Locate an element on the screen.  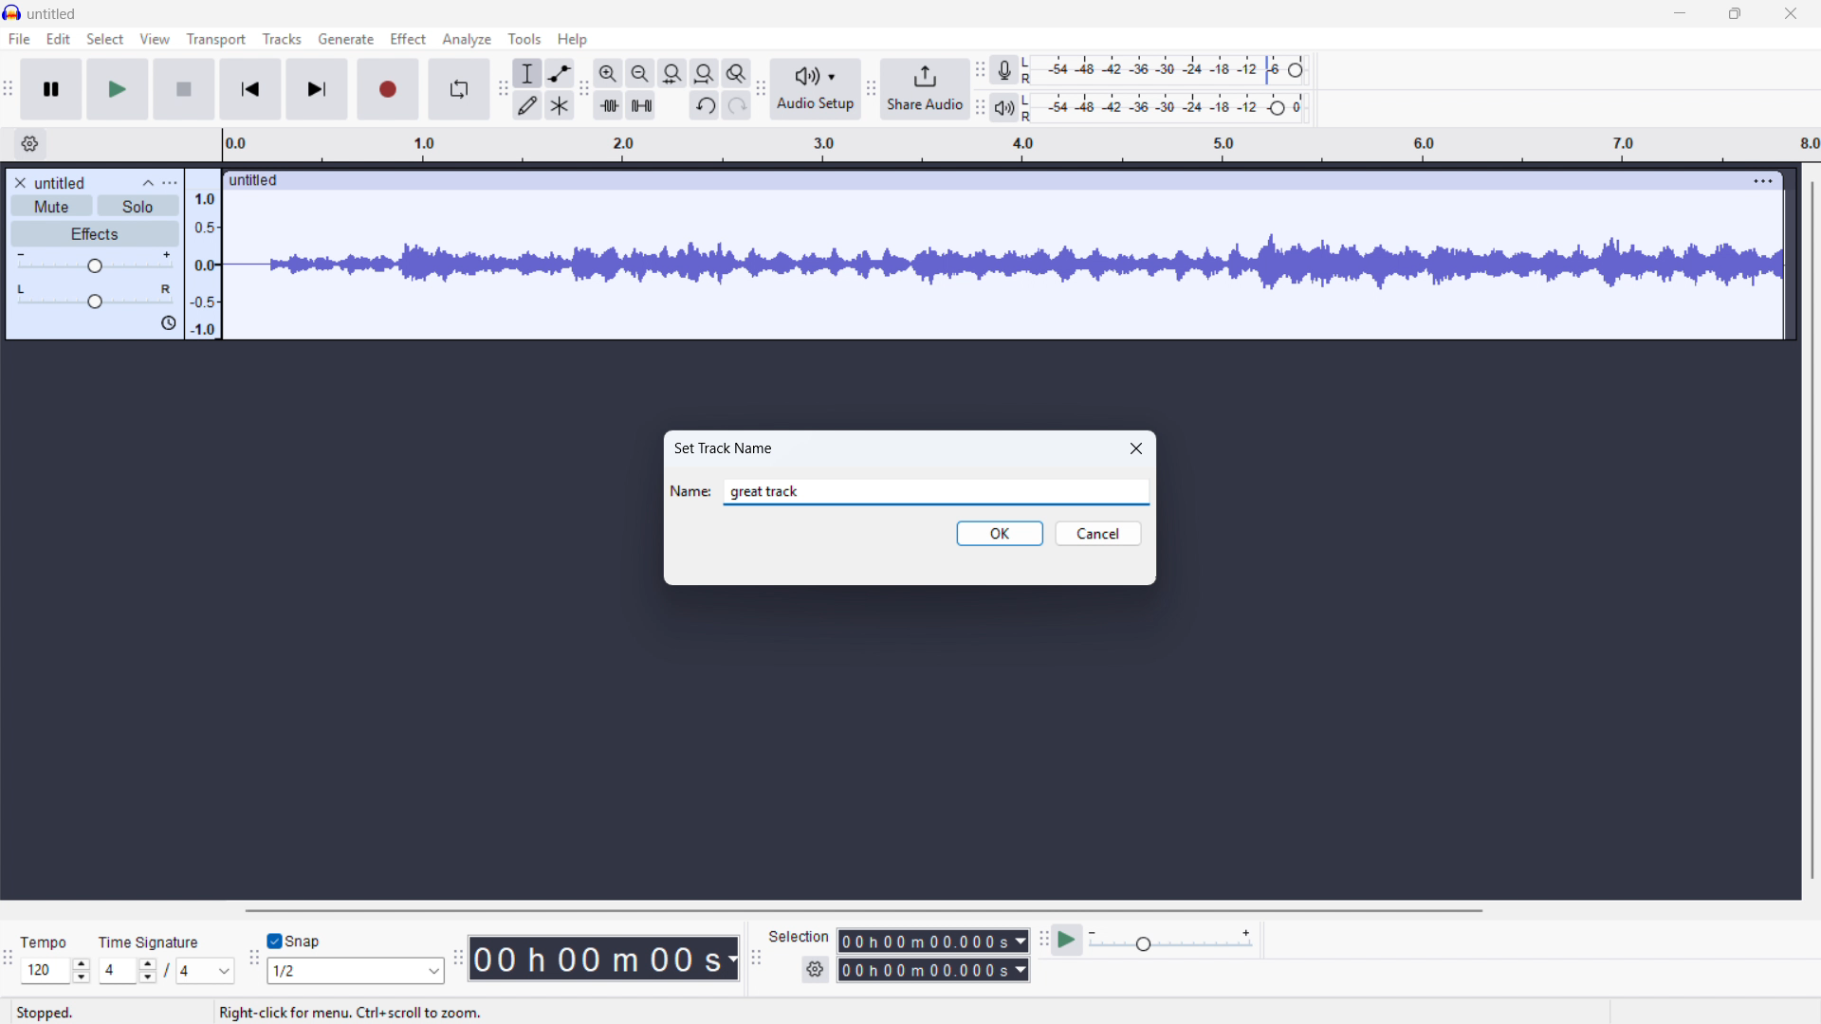
Selection end time is located at coordinates (932, 970).